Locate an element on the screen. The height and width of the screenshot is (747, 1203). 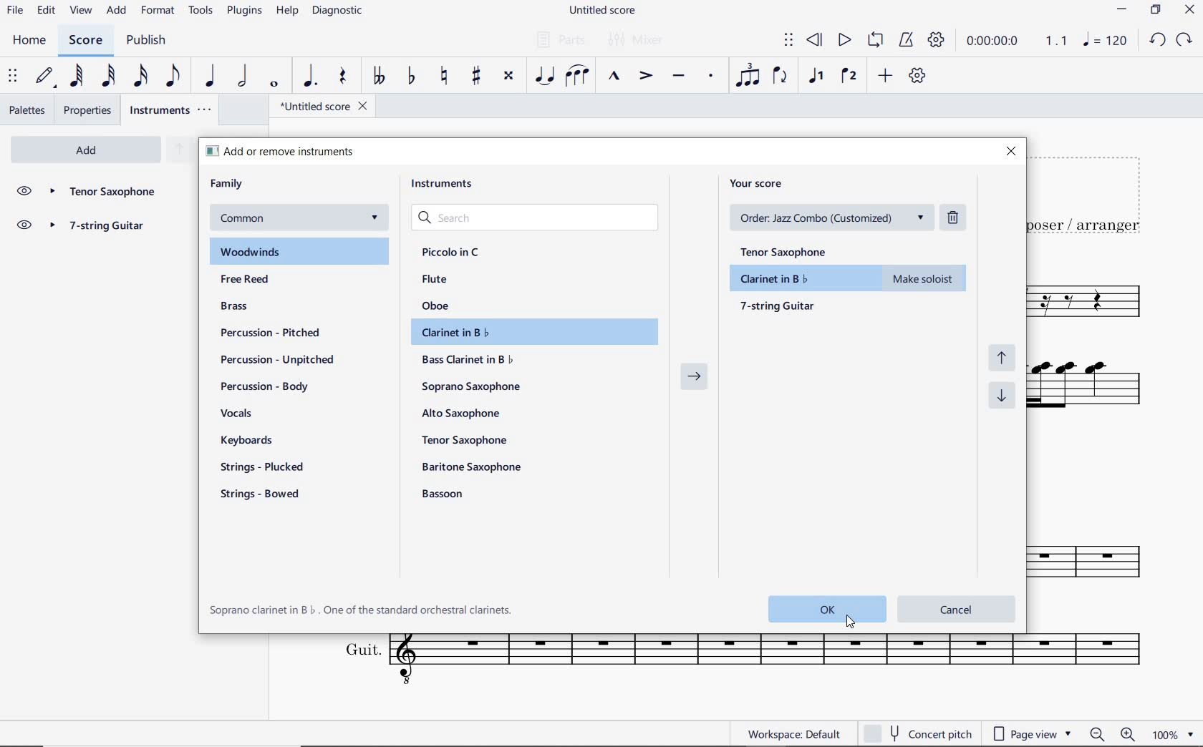
TUPLET is located at coordinates (748, 75).